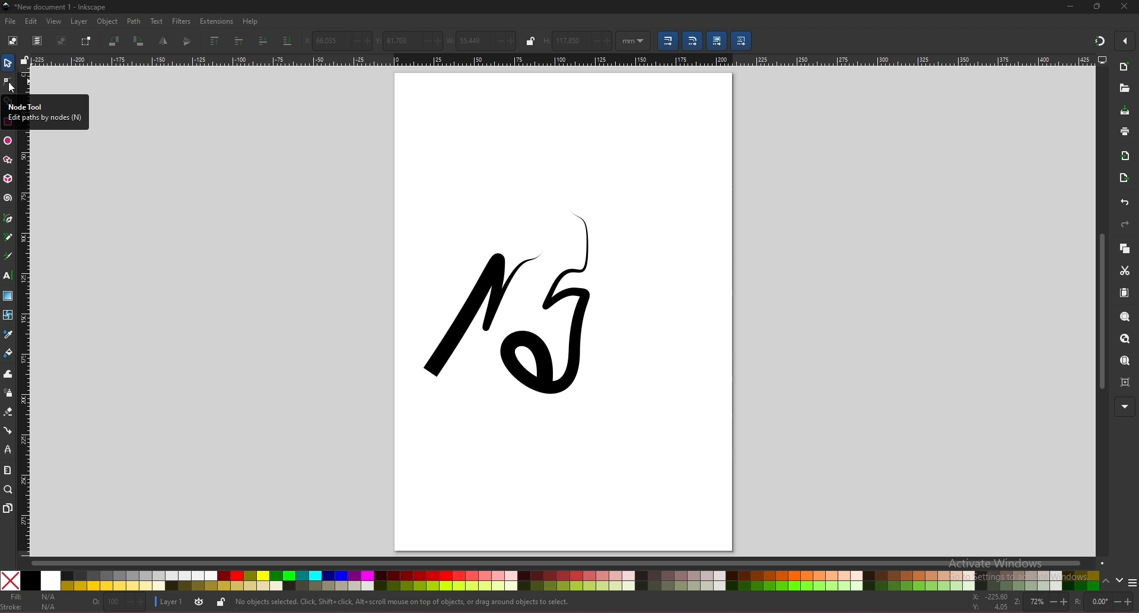 The height and width of the screenshot is (613, 1139). I want to click on enable snapping, so click(1124, 41).